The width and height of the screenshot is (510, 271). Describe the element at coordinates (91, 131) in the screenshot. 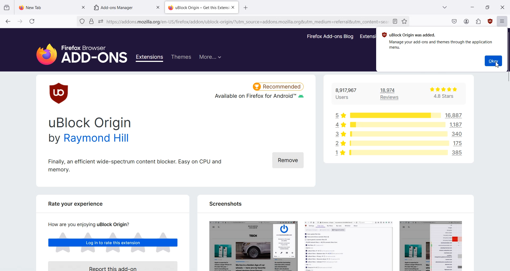

I see `uBlock Origin by Raymond Hill` at that location.